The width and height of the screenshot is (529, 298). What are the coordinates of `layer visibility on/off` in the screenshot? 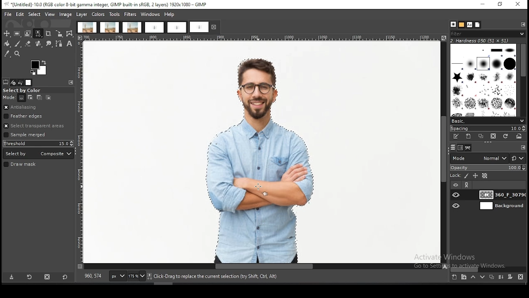 It's located at (457, 206).